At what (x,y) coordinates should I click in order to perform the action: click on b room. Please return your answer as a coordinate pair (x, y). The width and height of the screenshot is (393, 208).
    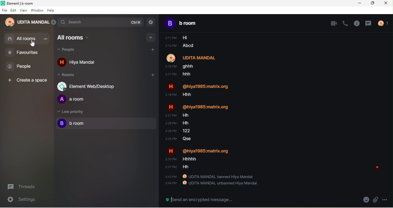
    Looking at the image, I should click on (106, 124).